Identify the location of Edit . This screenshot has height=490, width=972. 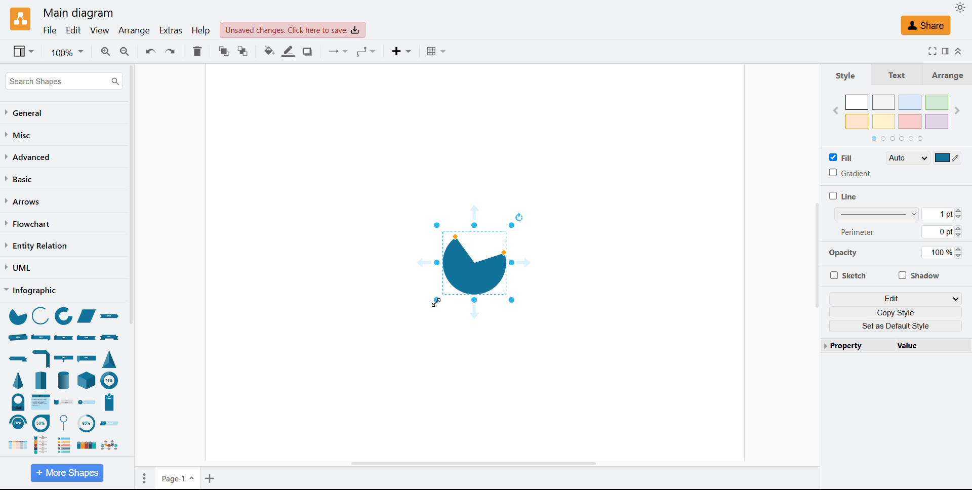
(73, 31).